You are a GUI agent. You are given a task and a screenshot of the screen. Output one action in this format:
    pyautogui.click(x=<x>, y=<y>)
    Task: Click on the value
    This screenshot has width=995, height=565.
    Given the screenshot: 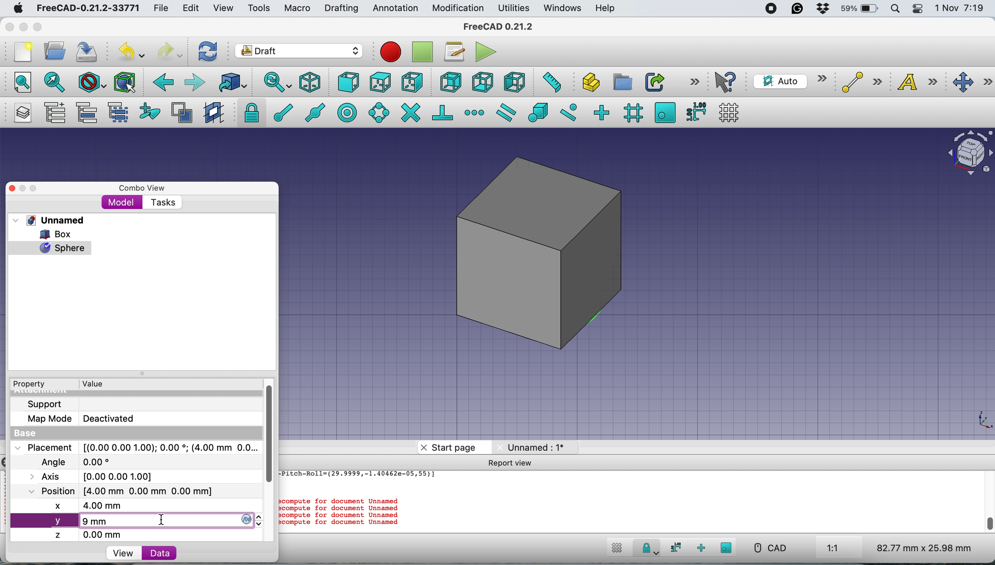 What is the action you would take?
    pyautogui.click(x=100, y=383)
    